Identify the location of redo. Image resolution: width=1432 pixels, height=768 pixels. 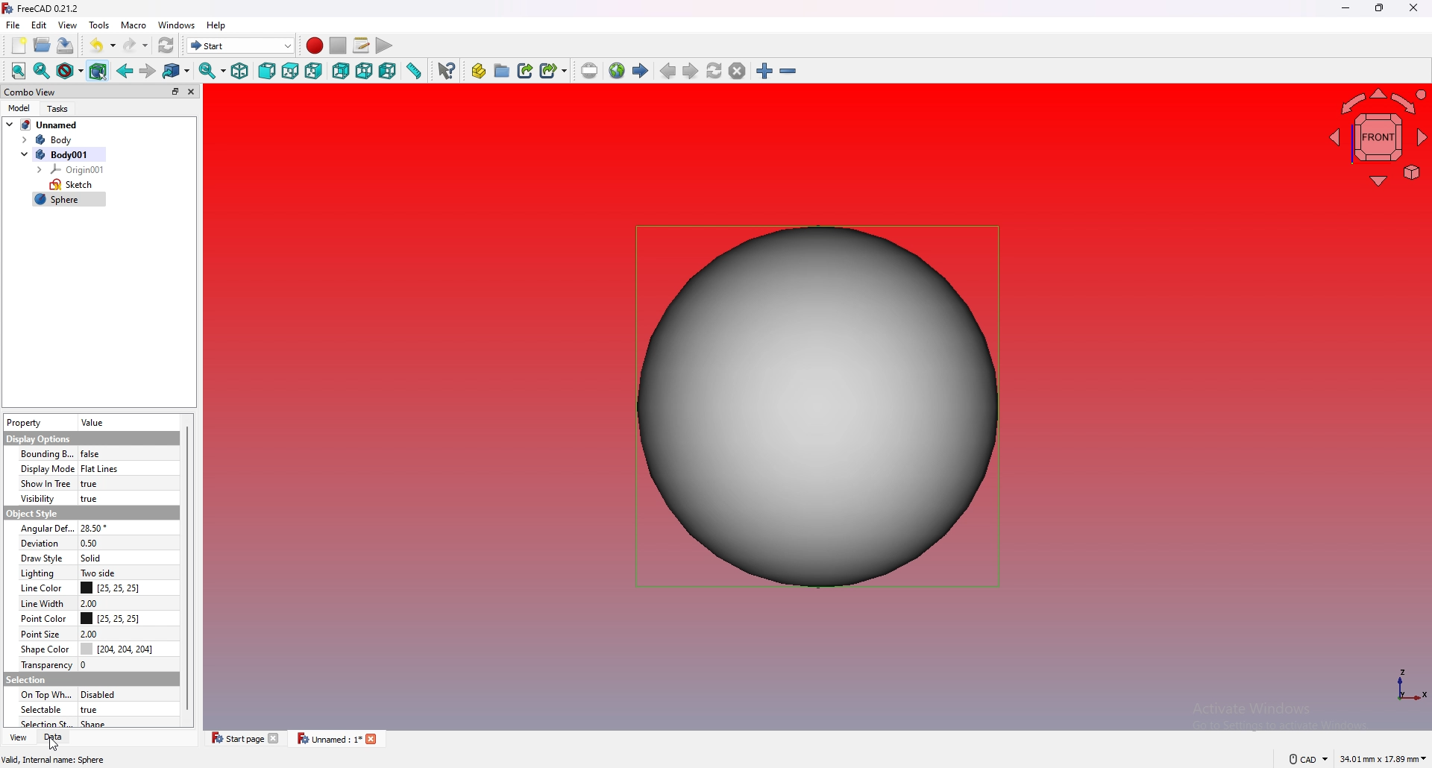
(136, 45).